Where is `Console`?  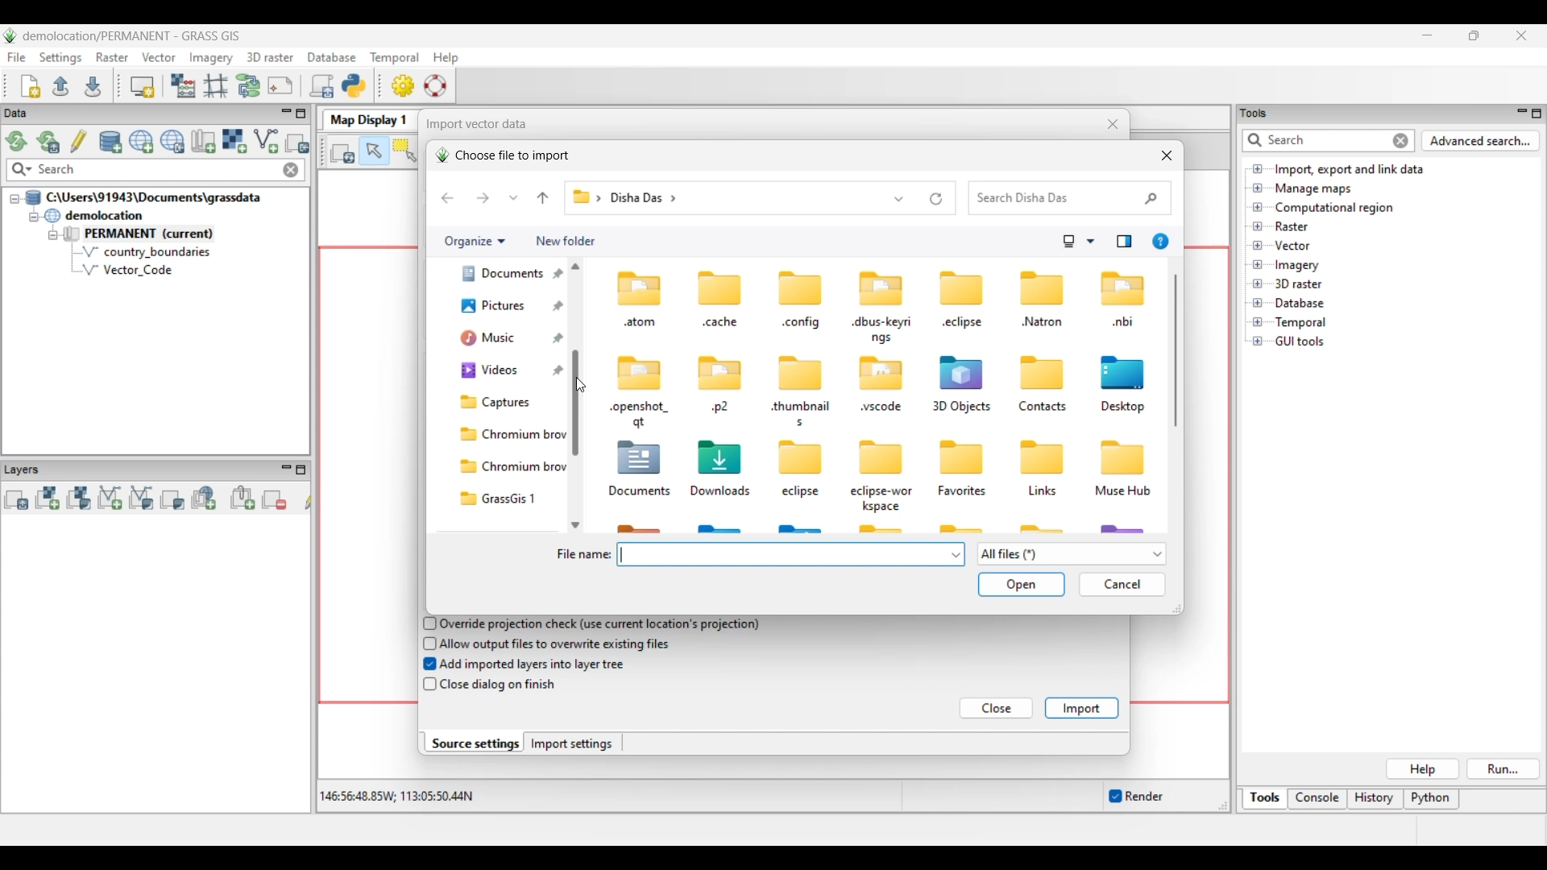
Console is located at coordinates (1317, 800).